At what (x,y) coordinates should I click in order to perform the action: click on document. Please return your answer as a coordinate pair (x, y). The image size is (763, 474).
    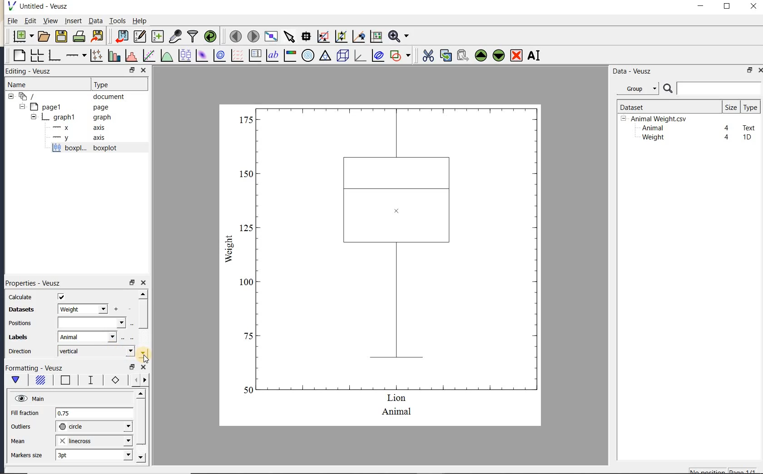
    Looking at the image, I should click on (69, 97).